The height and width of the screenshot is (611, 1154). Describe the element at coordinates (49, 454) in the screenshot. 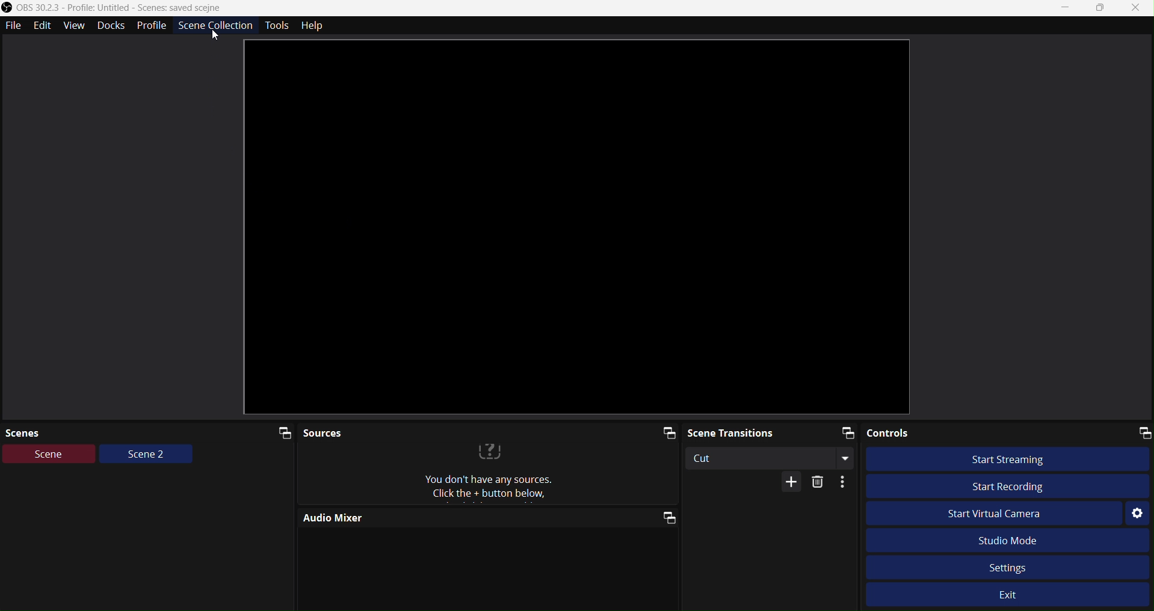

I see `Scene` at that location.